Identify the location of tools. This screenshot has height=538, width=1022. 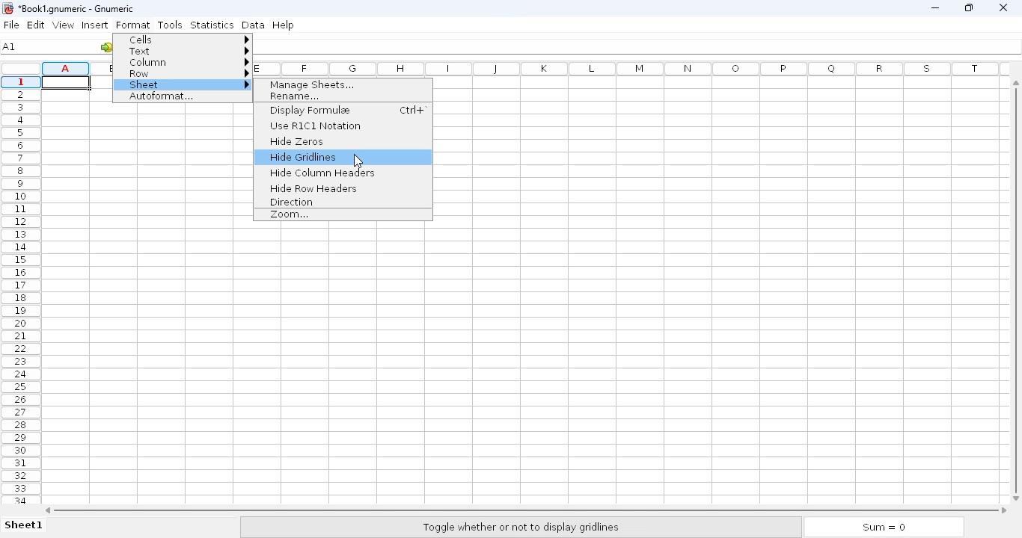
(171, 25).